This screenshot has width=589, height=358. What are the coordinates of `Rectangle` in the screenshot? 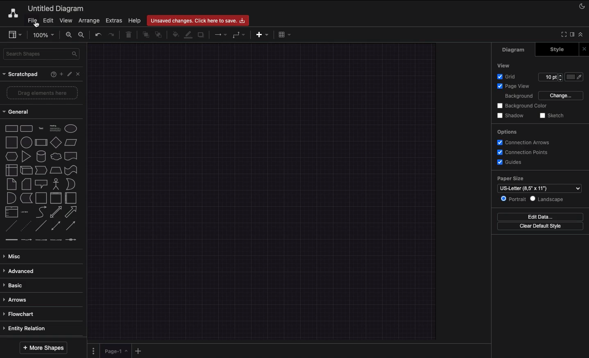 It's located at (11, 128).